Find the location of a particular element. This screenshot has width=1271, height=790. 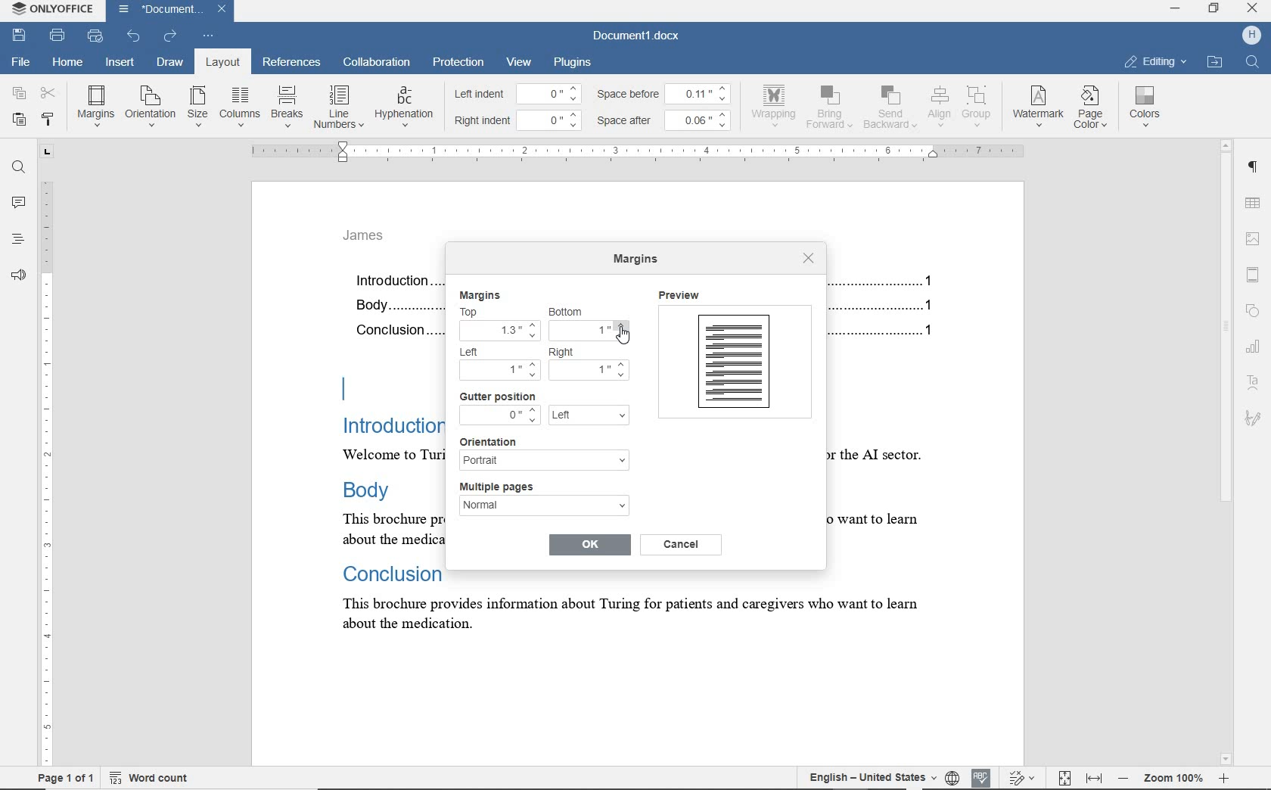

columns is located at coordinates (239, 107).